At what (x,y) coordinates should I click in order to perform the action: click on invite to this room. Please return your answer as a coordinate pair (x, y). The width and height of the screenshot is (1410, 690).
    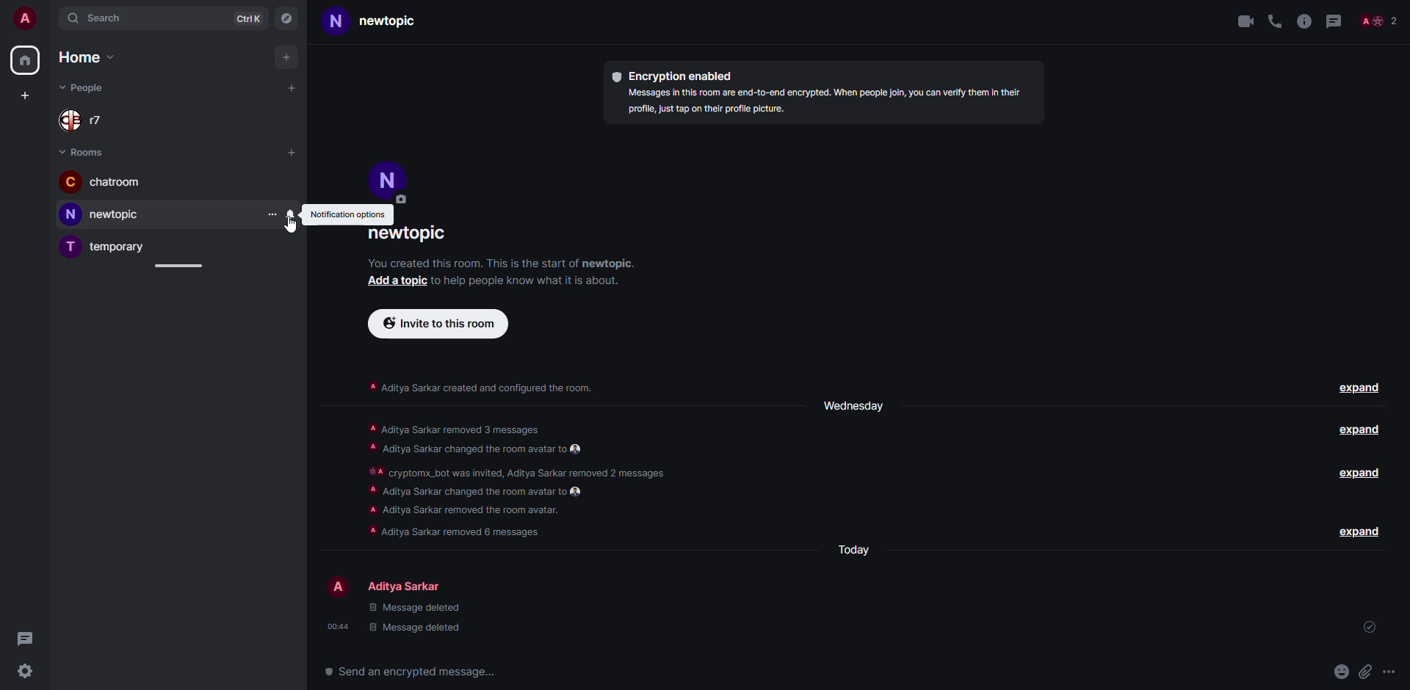
    Looking at the image, I should click on (433, 324).